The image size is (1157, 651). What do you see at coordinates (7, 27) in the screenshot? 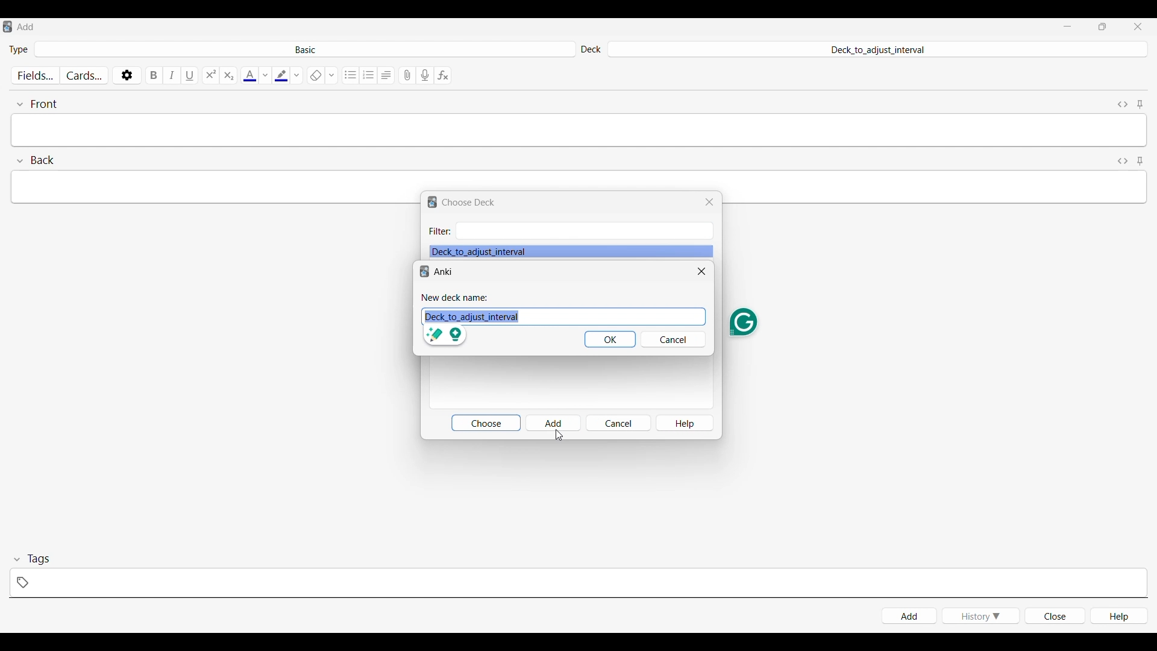
I see `Software logo` at bounding box center [7, 27].